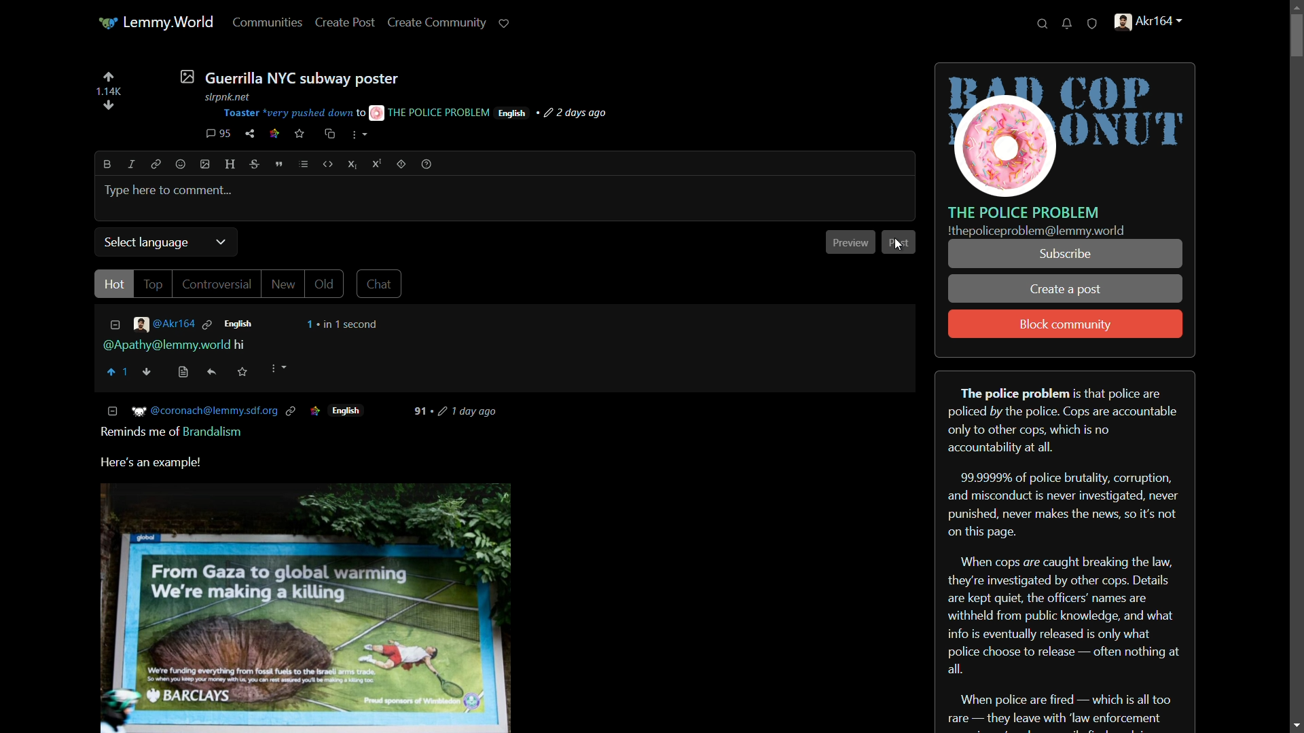 Image resolution: width=1304 pixels, height=733 pixels. What do you see at coordinates (1293, 366) in the screenshot?
I see `scroll bar` at bounding box center [1293, 366].